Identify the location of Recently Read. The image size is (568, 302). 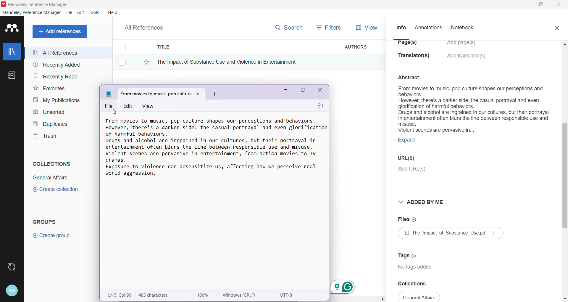
(56, 76).